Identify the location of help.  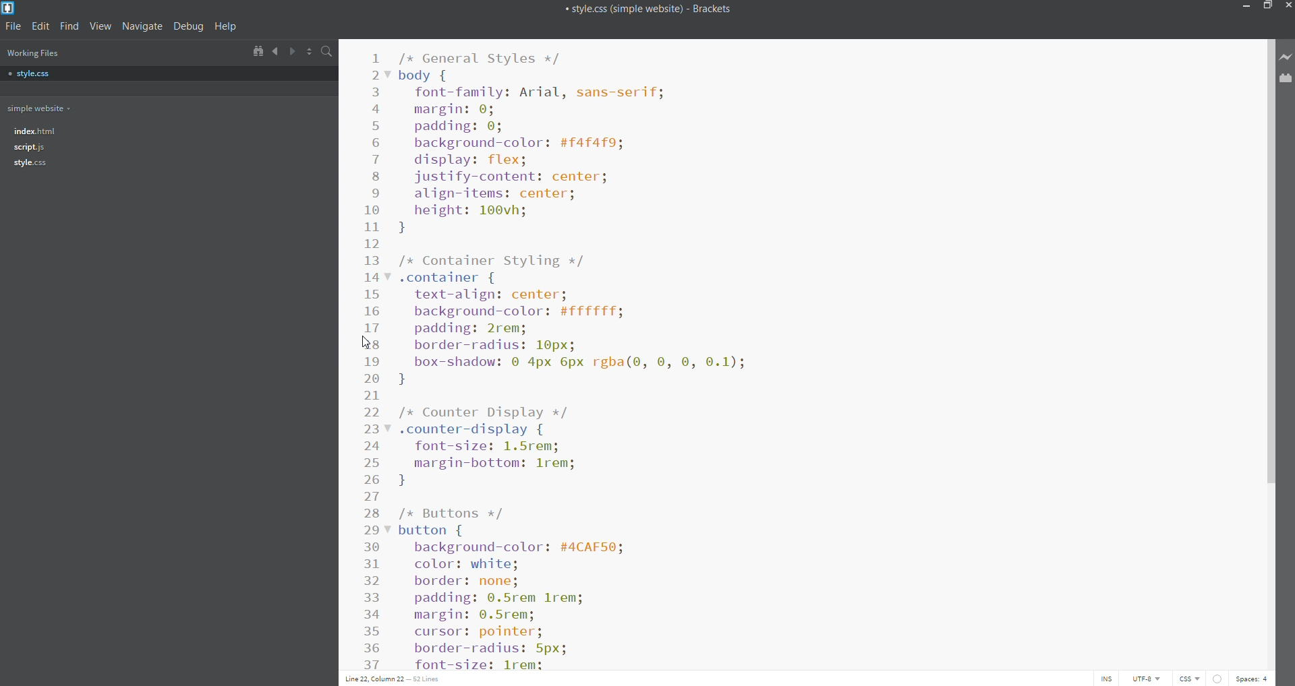
(225, 26).